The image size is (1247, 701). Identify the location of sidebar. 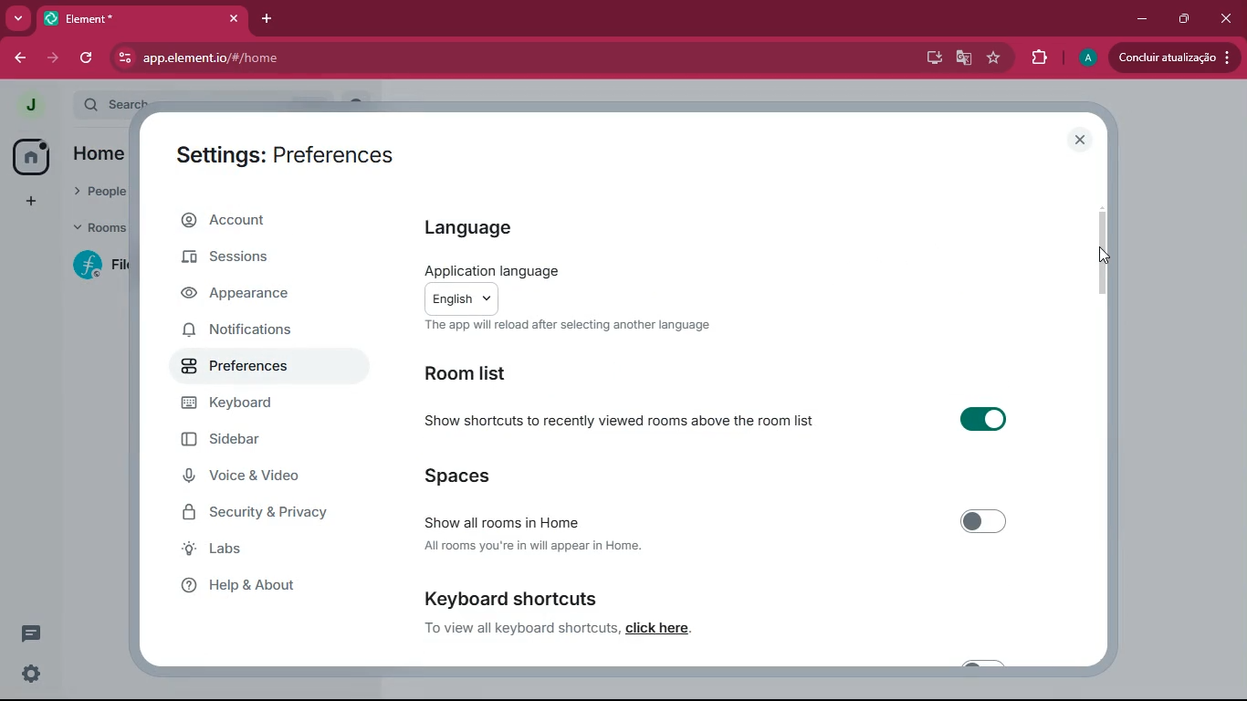
(248, 440).